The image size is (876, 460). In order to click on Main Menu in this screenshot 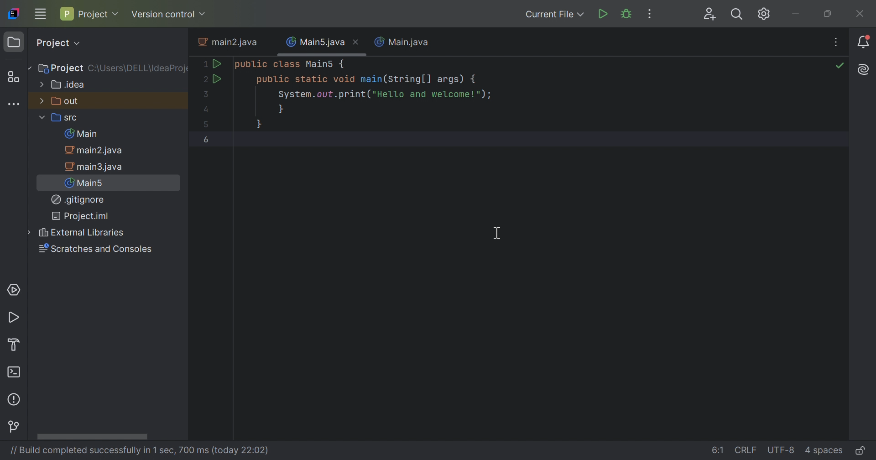, I will do `click(40, 13)`.